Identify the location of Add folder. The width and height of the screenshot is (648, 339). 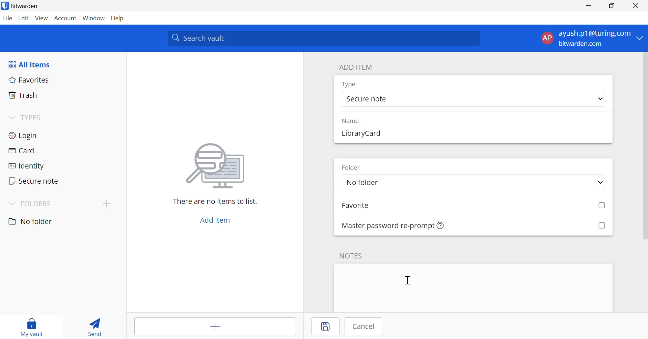
(106, 203).